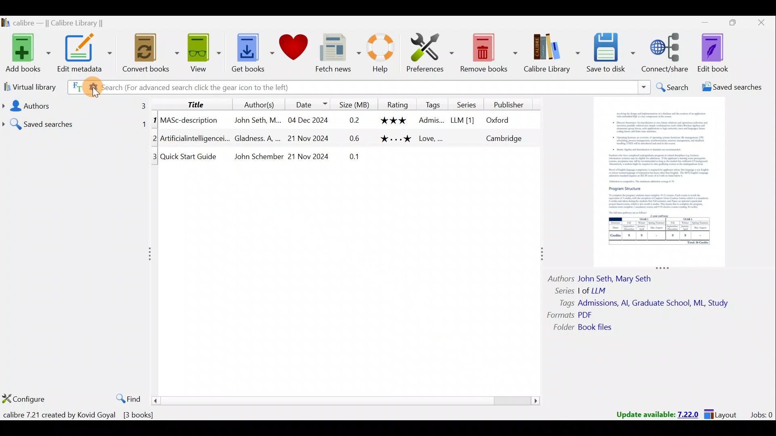 The height and width of the screenshot is (436, 776). What do you see at coordinates (465, 104) in the screenshot?
I see `Series` at bounding box center [465, 104].